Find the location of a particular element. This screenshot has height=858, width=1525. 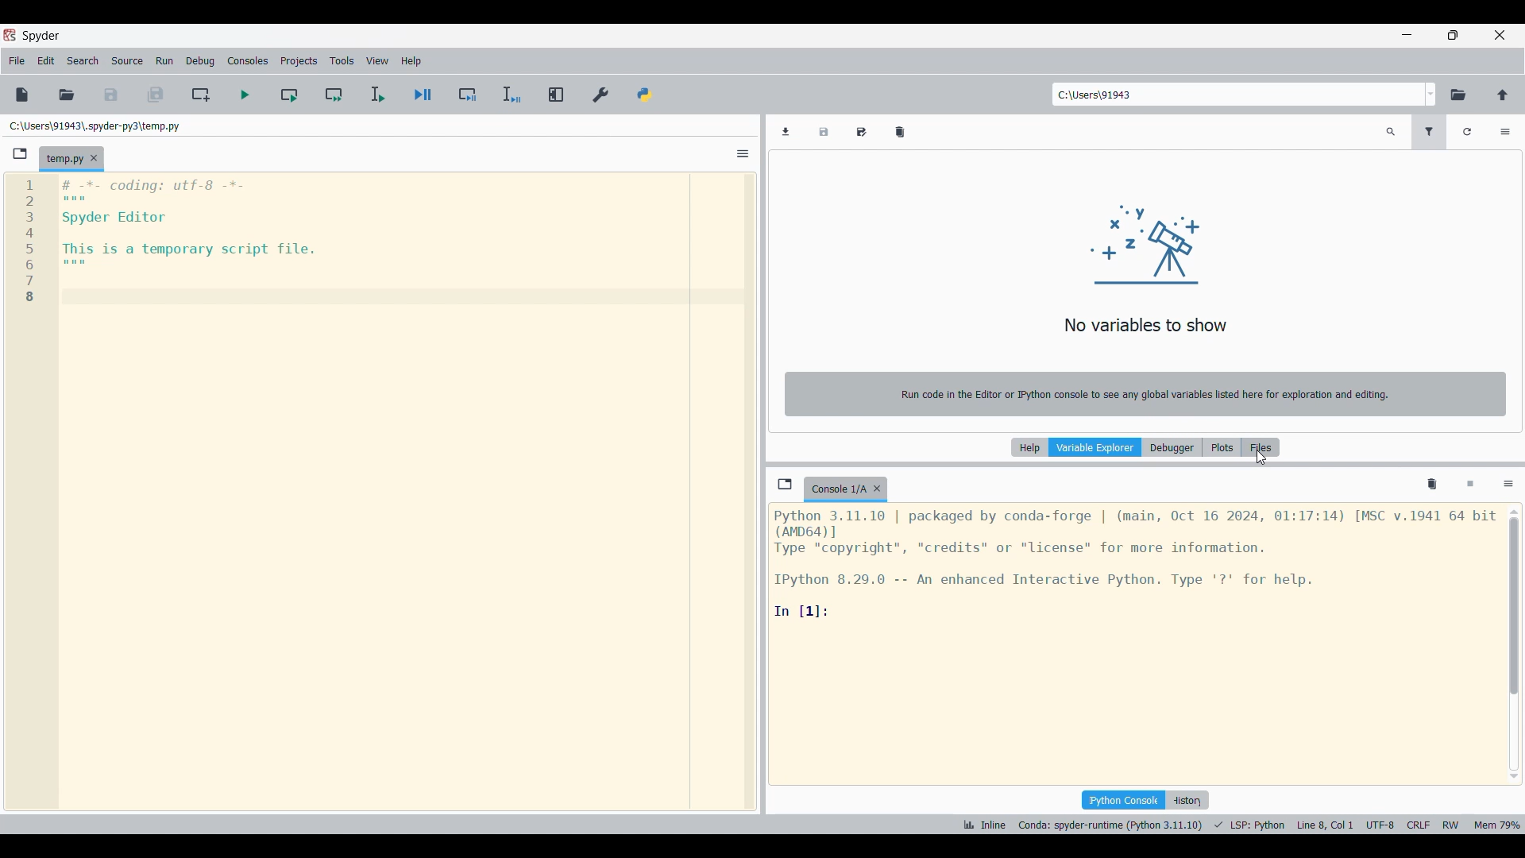

cursor is located at coordinates (1261, 460).